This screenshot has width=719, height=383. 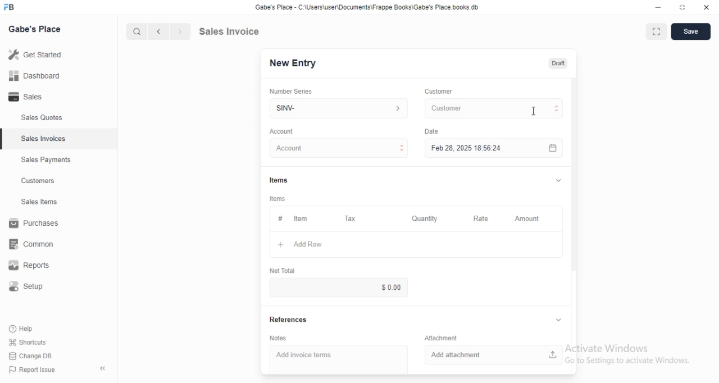 I want to click on collapse, so click(x=556, y=320).